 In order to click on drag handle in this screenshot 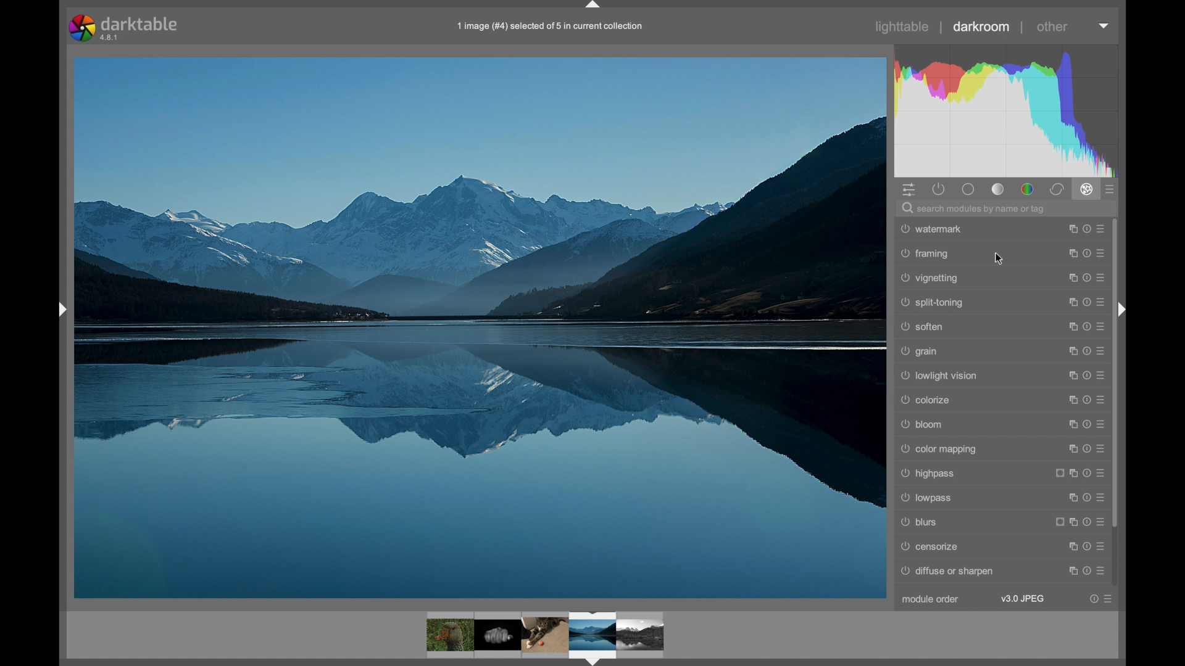, I will do `click(60, 310)`.